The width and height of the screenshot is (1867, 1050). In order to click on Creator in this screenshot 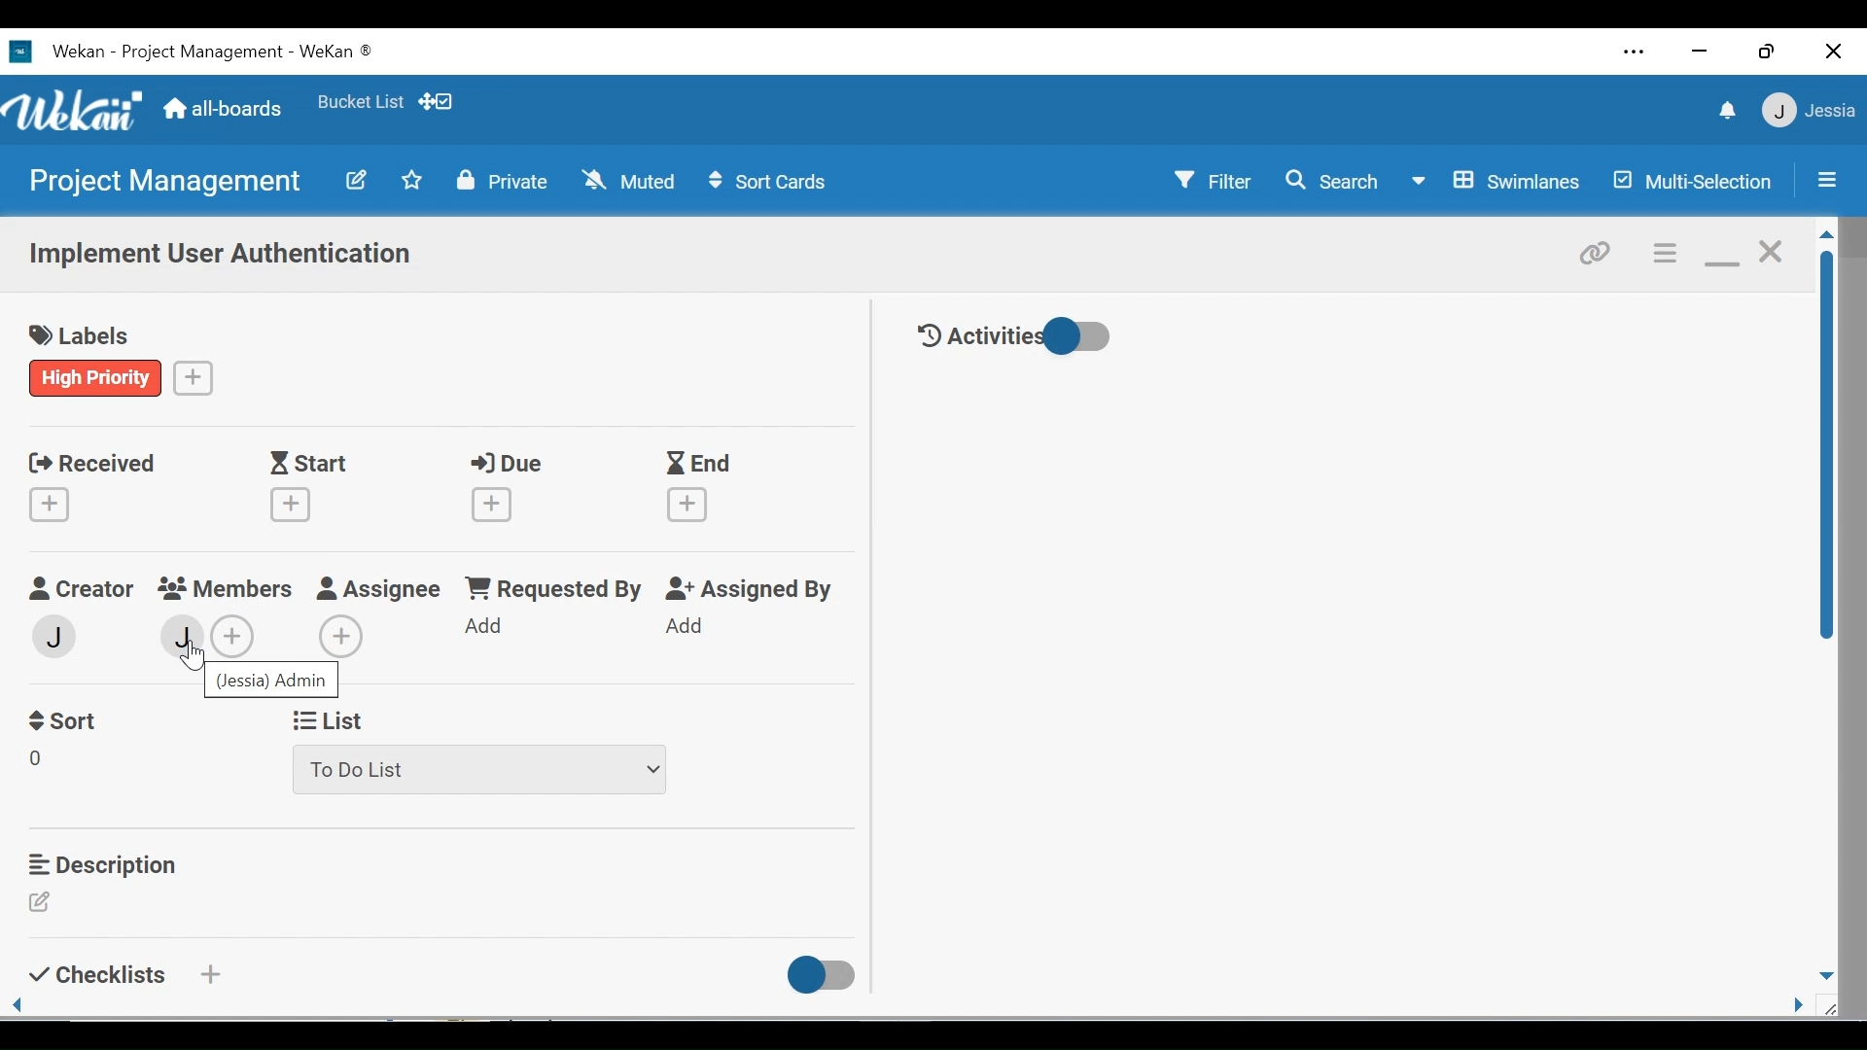, I will do `click(80, 589)`.